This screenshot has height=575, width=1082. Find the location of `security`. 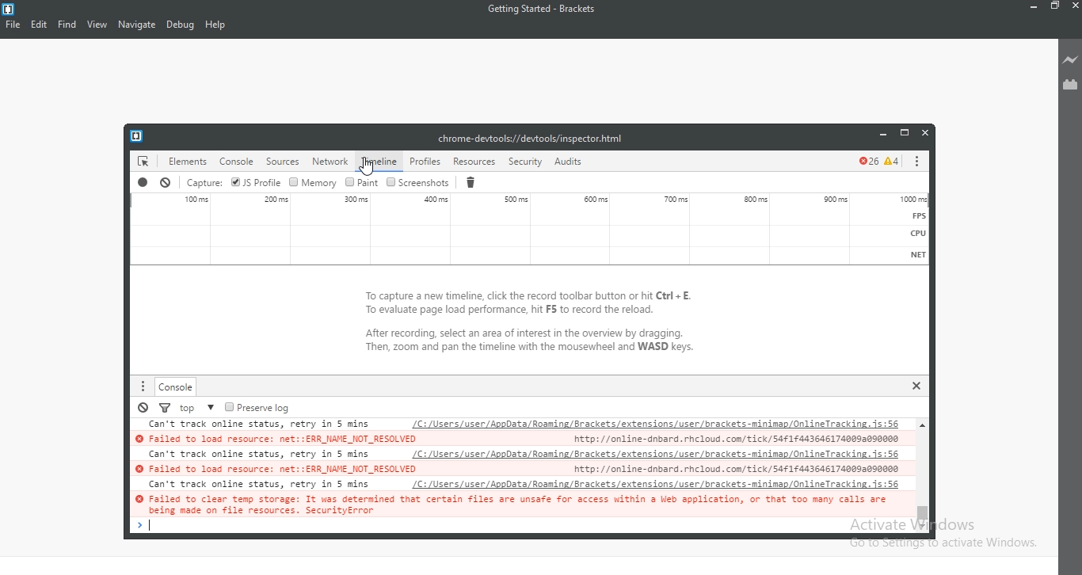

security is located at coordinates (525, 161).